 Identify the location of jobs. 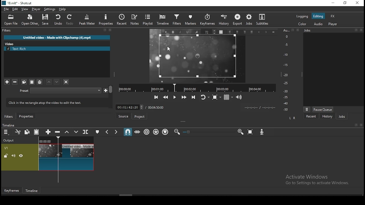
(250, 20).